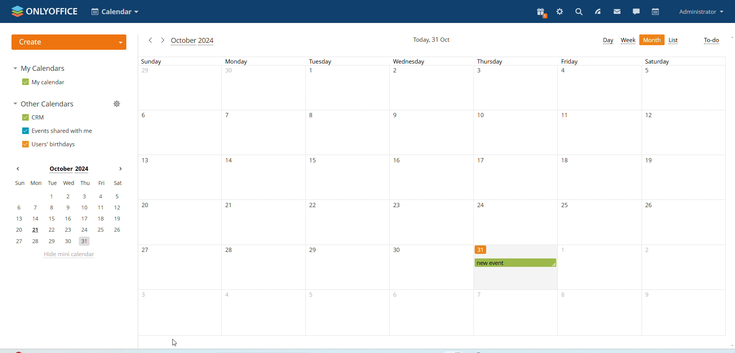 This screenshot has width=735, height=353. Describe the element at coordinates (431, 39) in the screenshot. I see `today, 31 oct` at that location.